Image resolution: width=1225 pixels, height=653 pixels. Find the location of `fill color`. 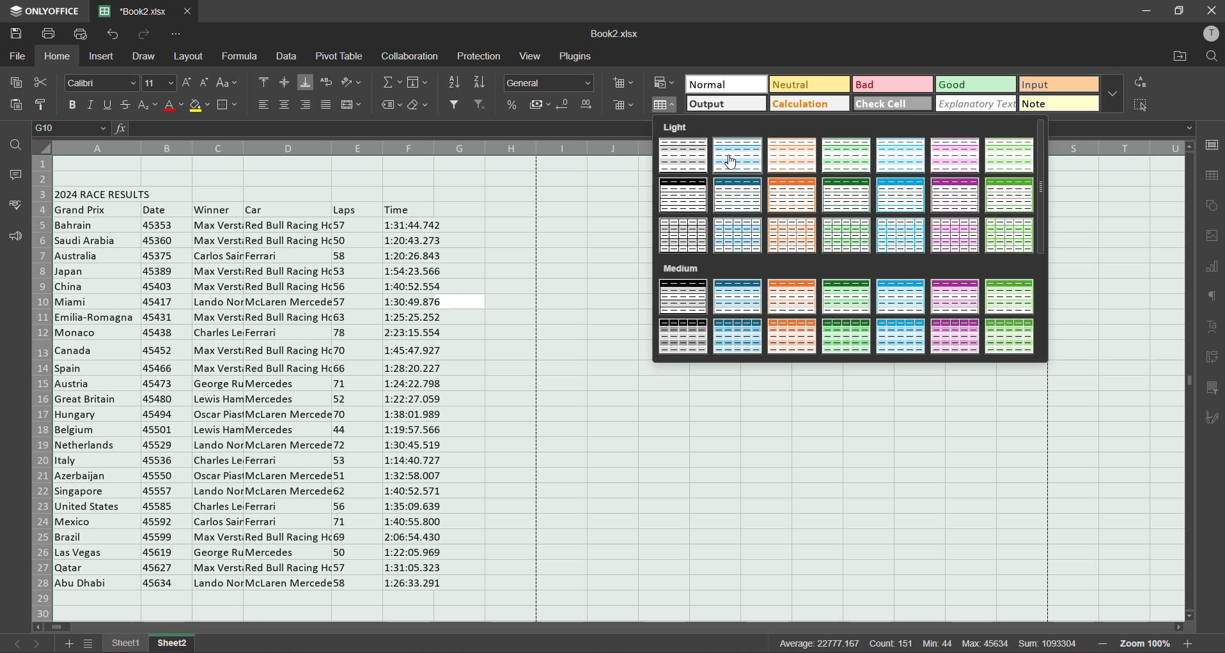

fill color is located at coordinates (199, 108).